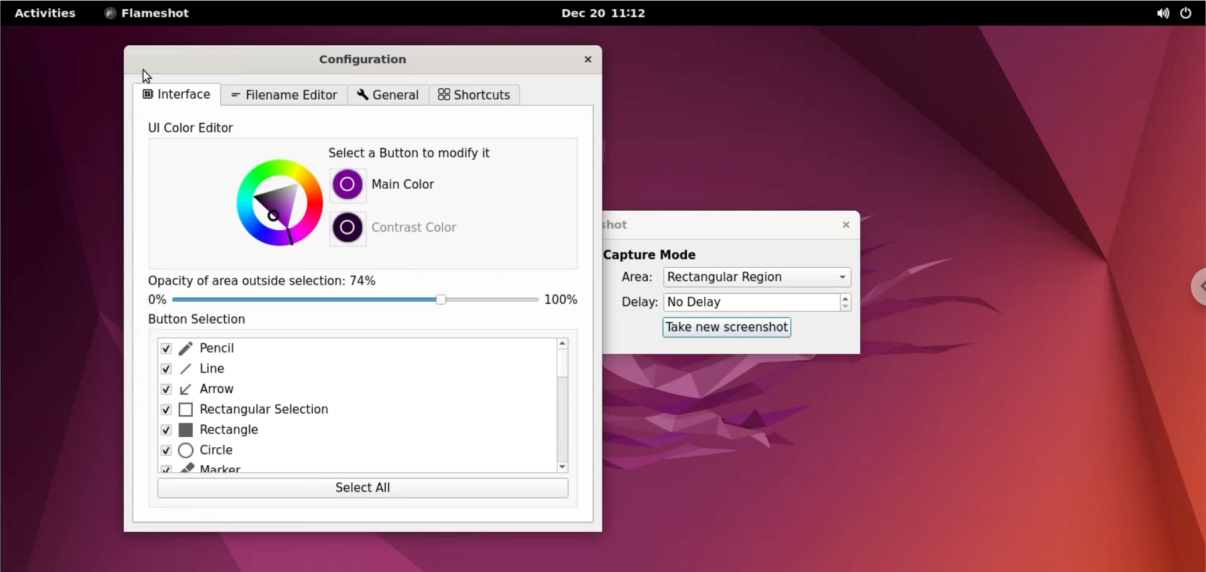 The width and height of the screenshot is (1206, 572). What do you see at coordinates (149, 14) in the screenshot?
I see `flameshot menu` at bounding box center [149, 14].